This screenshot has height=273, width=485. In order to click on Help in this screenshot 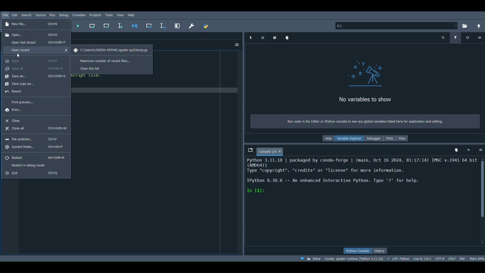, I will do `click(327, 140)`.